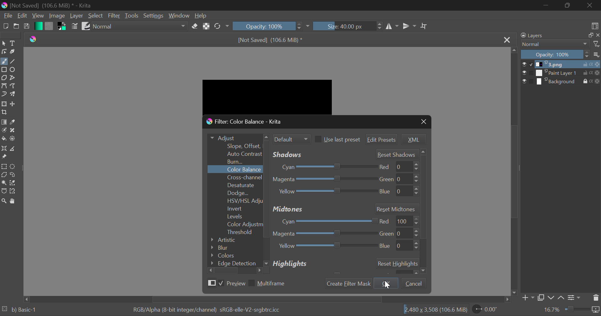  Describe the element at coordinates (552, 297) in the screenshot. I see `Move Layer Down` at that location.